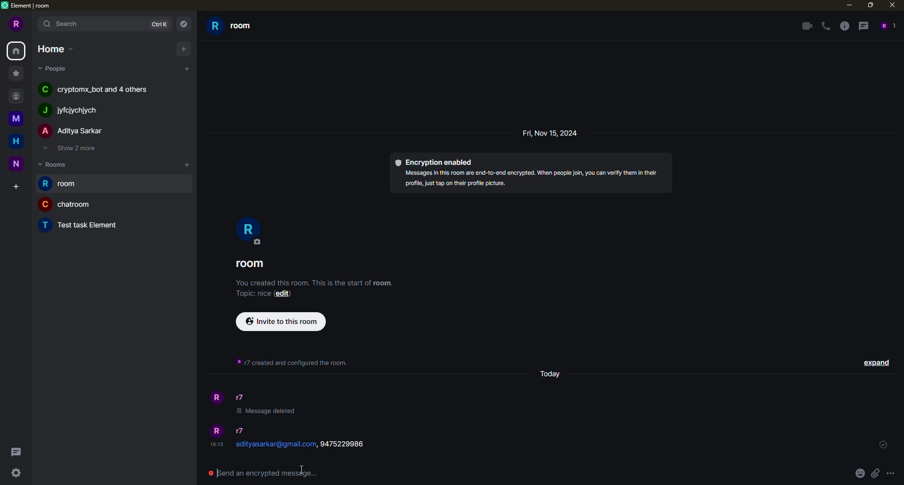  What do you see at coordinates (253, 263) in the screenshot?
I see `room` at bounding box center [253, 263].